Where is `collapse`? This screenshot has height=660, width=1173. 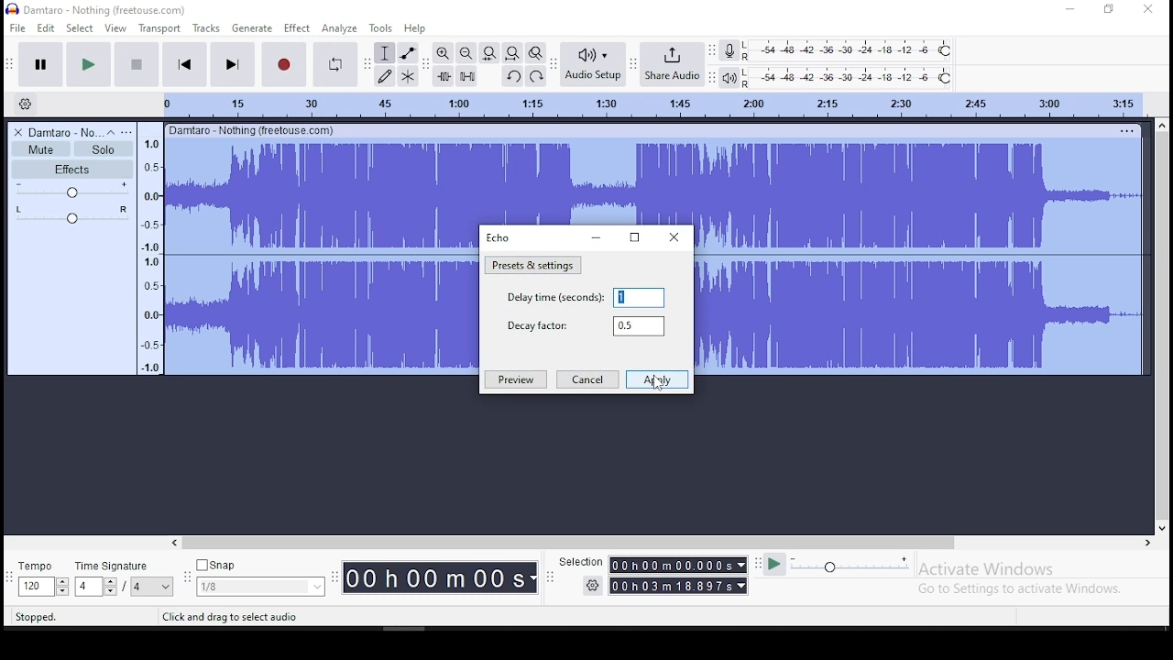 collapse is located at coordinates (113, 131).